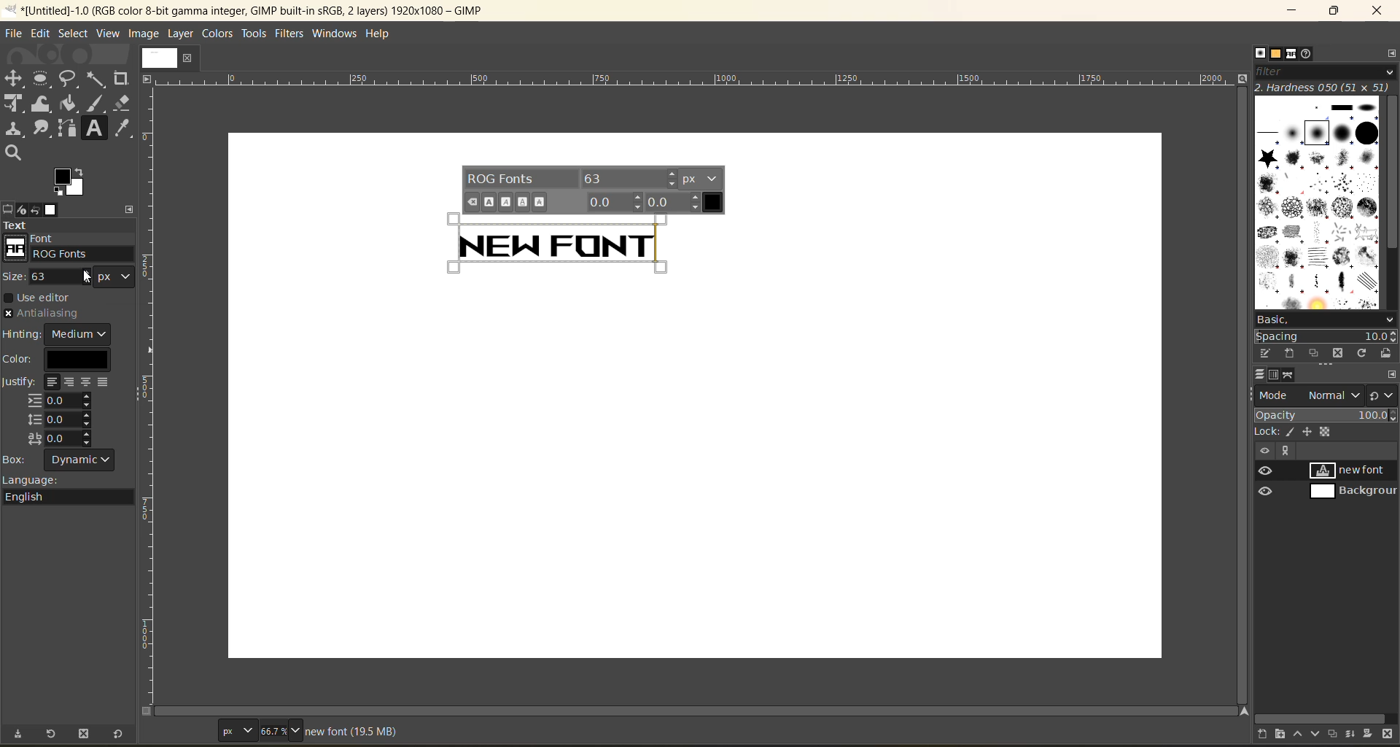  Describe the element at coordinates (52, 735) in the screenshot. I see `restore tool preset` at that location.